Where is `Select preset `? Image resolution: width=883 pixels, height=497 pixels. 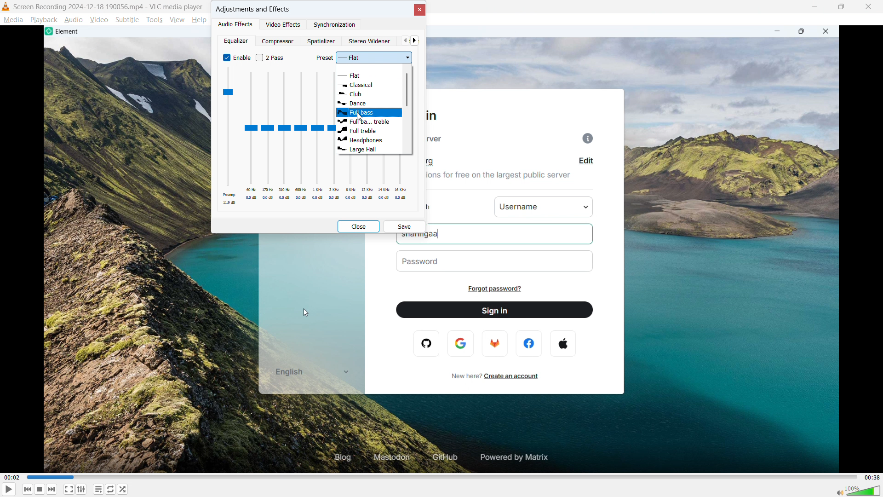
Select preset  is located at coordinates (362, 58).